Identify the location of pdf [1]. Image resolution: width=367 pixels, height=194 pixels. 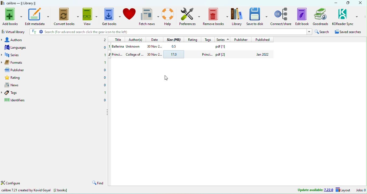
(231, 46).